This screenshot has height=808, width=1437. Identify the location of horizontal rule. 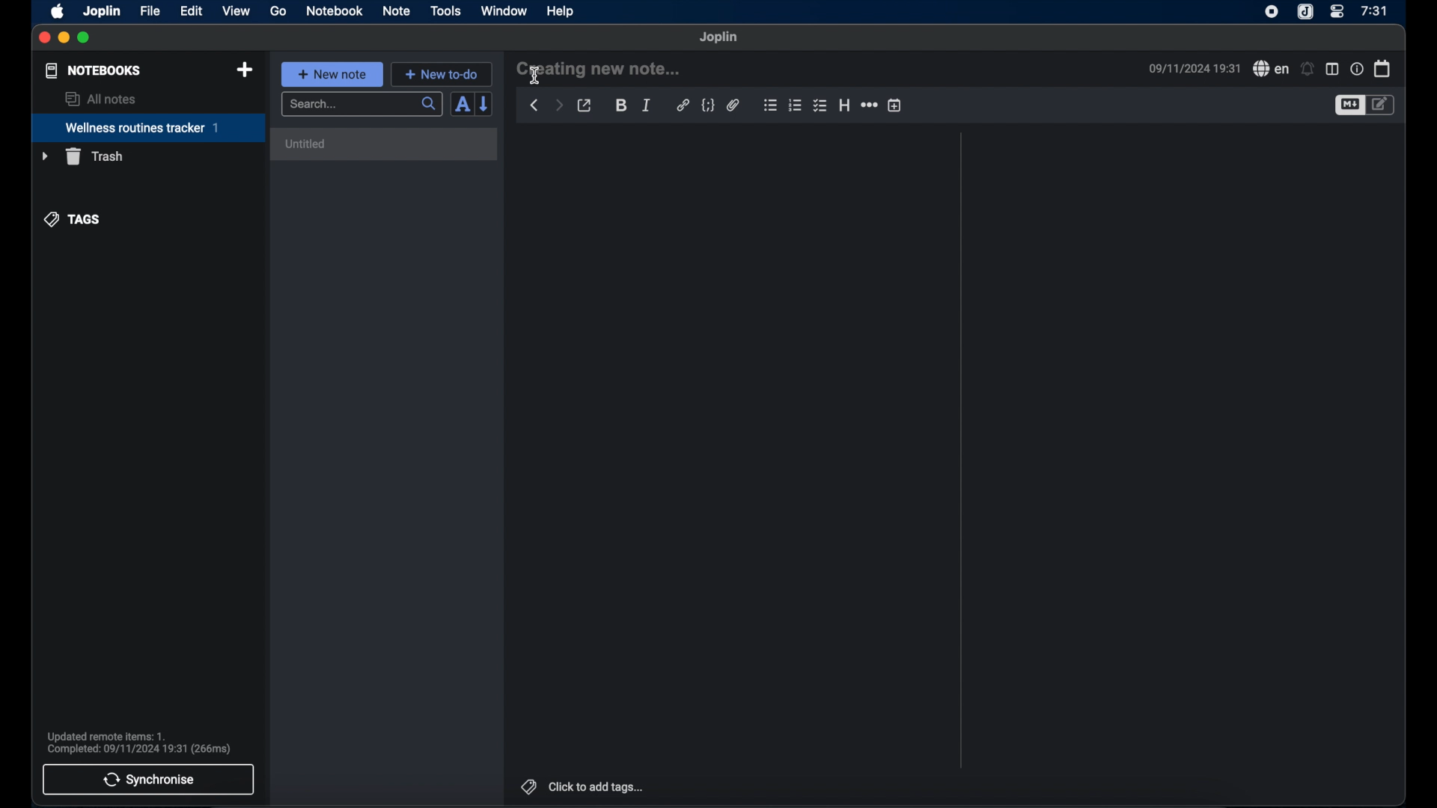
(868, 105).